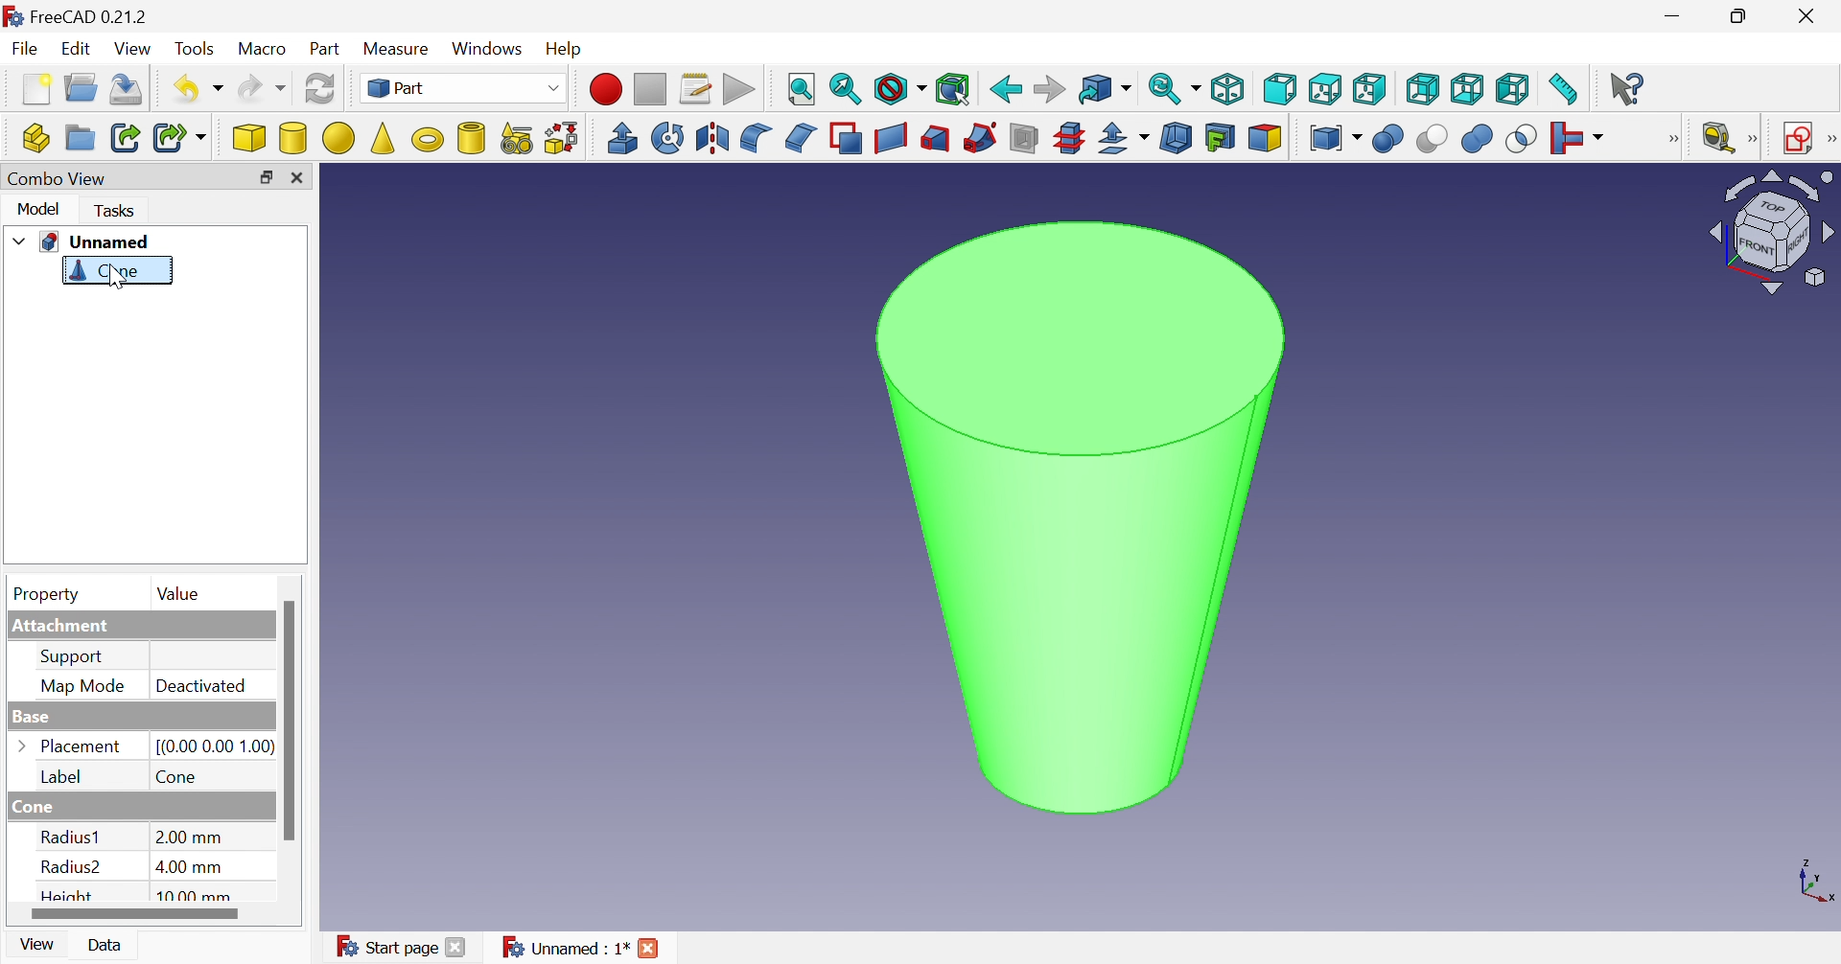 The width and height of the screenshot is (1841, 964). Describe the element at coordinates (250, 139) in the screenshot. I see `Cube` at that location.